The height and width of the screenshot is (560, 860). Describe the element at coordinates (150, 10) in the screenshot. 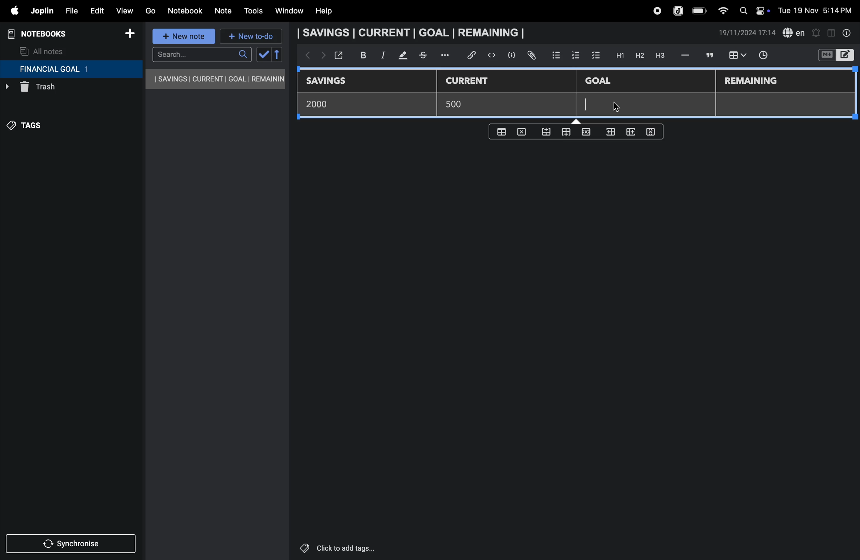

I see `go` at that location.